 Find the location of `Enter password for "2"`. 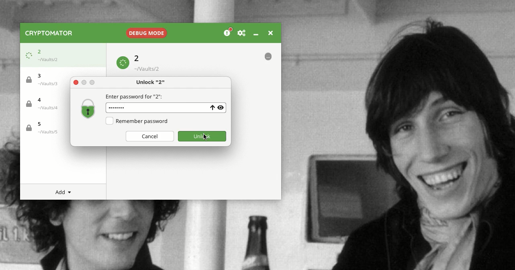

Enter password for "2" is located at coordinates (135, 96).